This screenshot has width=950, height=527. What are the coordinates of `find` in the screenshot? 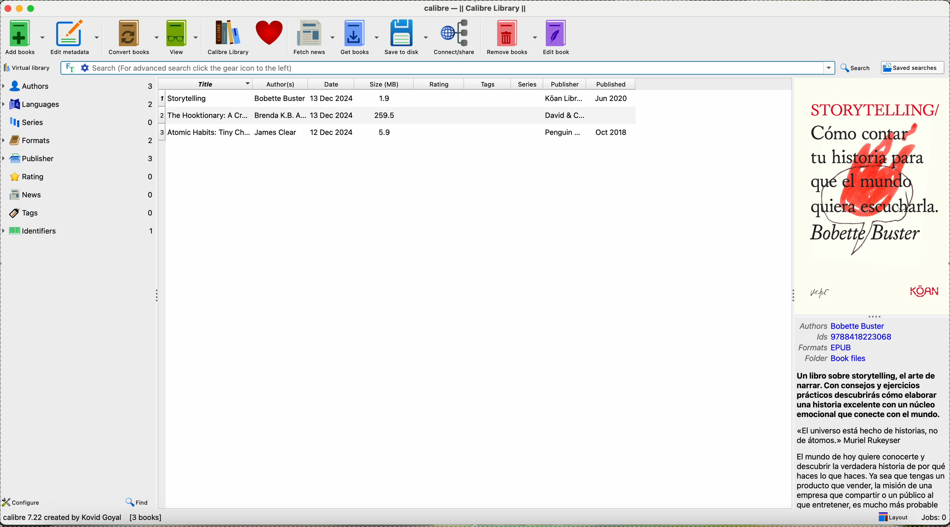 It's located at (137, 503).